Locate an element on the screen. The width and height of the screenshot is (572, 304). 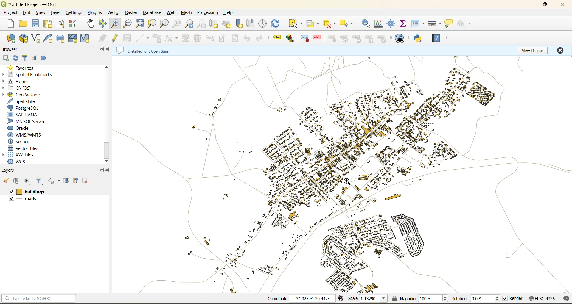
settings is located at coordinates (73, 12).